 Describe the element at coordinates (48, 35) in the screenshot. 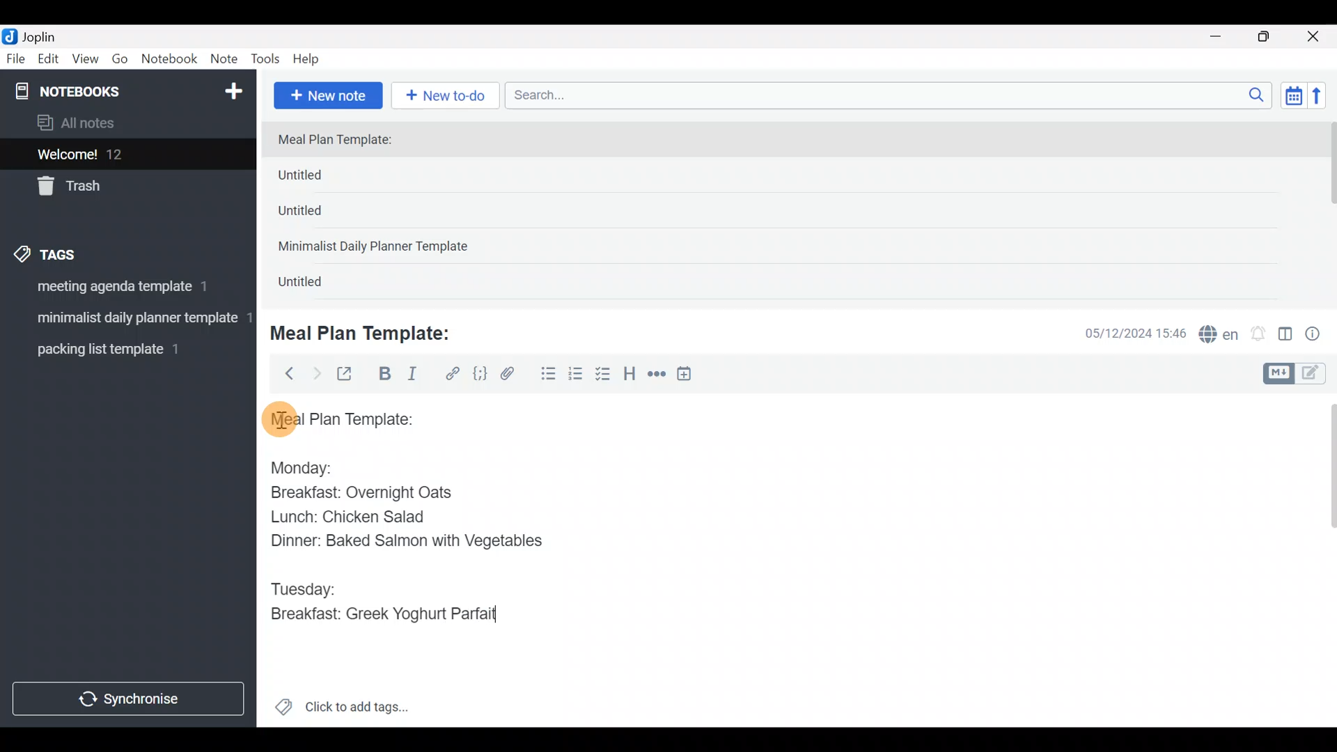

I see `Joplin` at that location.